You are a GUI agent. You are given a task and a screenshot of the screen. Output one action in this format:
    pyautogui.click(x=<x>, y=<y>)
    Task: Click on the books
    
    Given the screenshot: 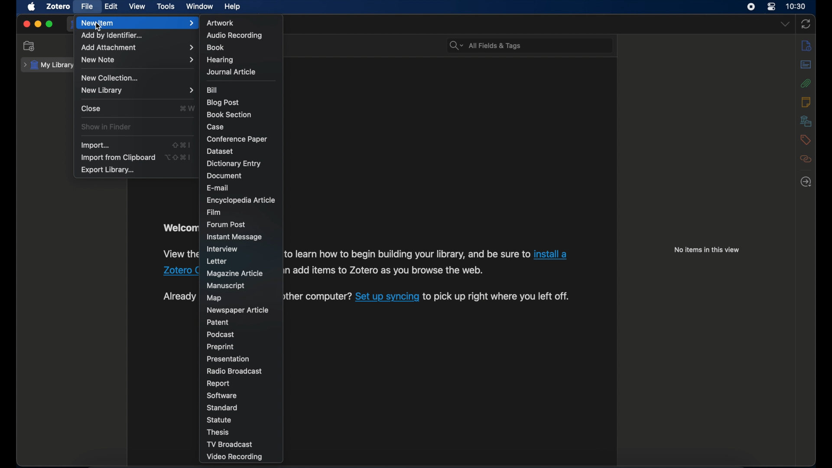 What is the action you would take?
    pyautogui.click(x=215, y=47)
    